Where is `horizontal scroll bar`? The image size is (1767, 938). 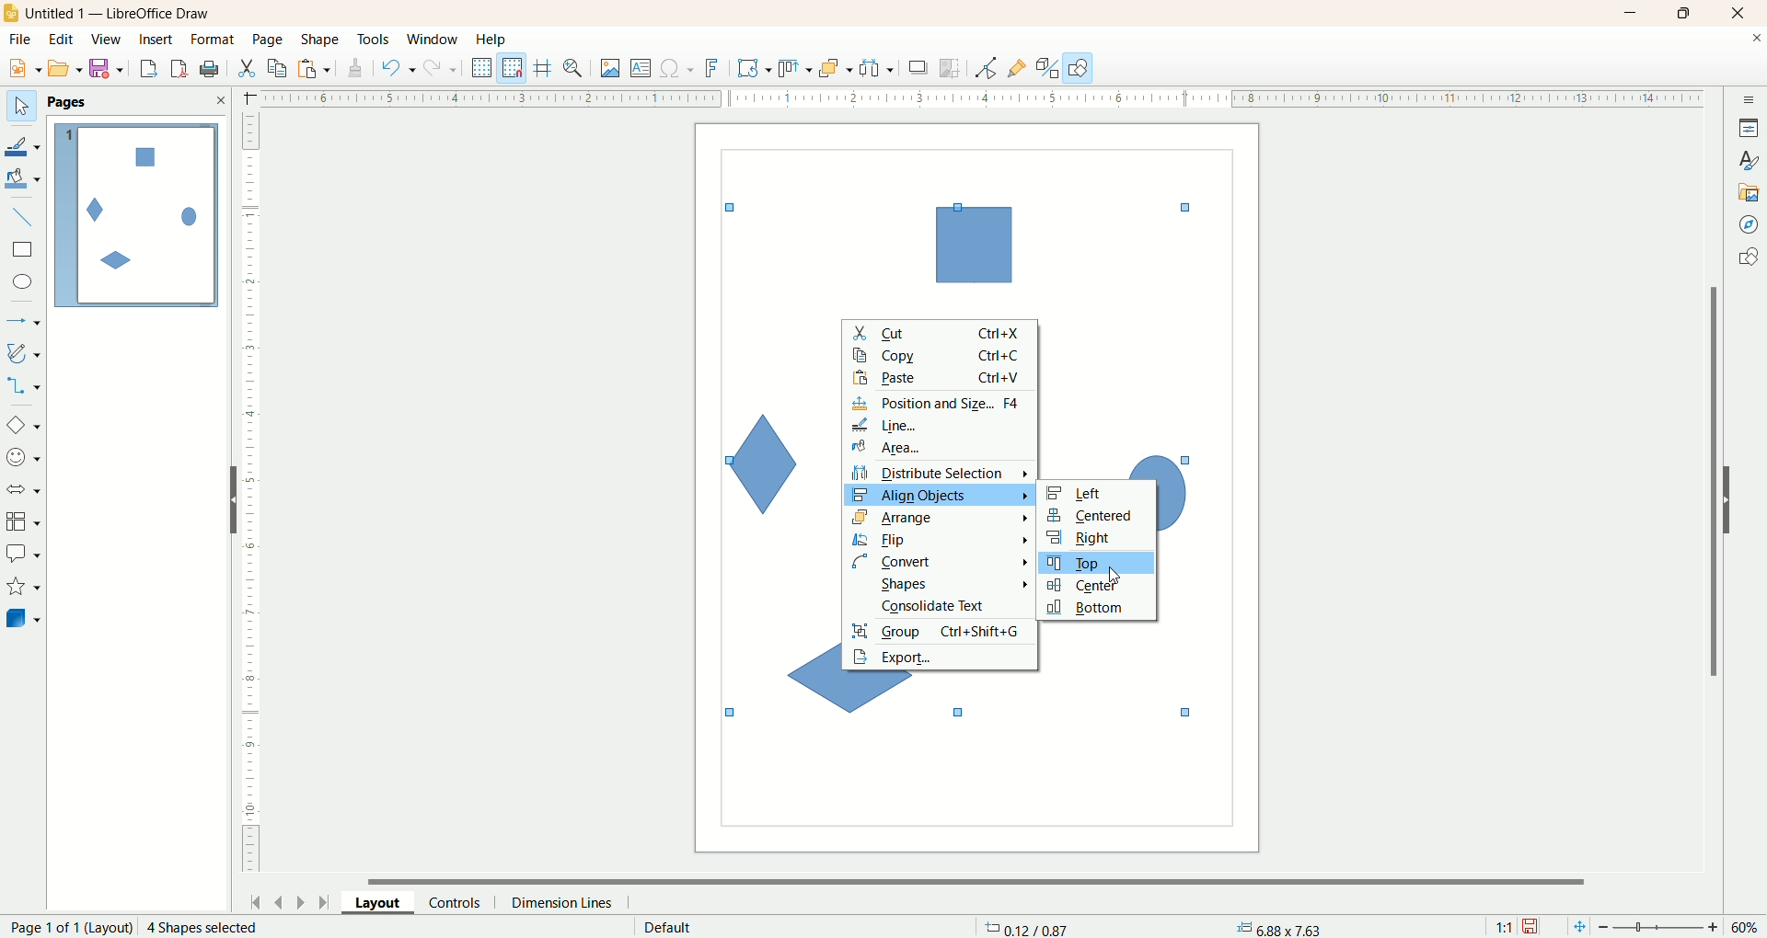
horizontal scroll bar is located at coordinates (987, 879).